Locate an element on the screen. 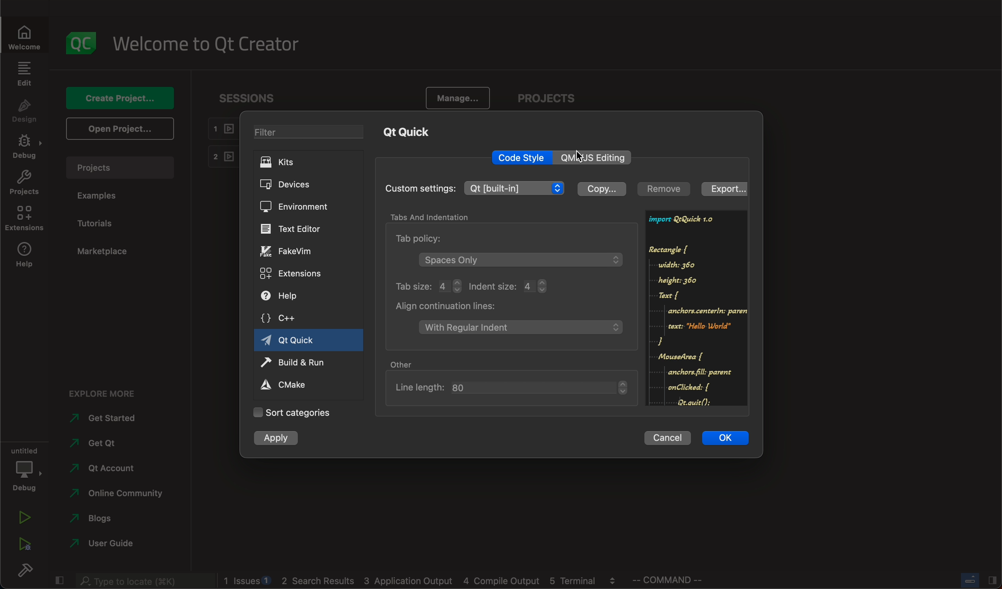  marketplace is located at coordinates (116, 251).